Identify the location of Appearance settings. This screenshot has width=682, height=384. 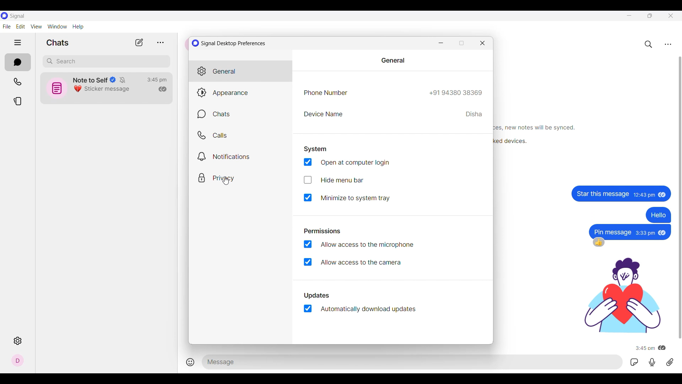
(241, 92).